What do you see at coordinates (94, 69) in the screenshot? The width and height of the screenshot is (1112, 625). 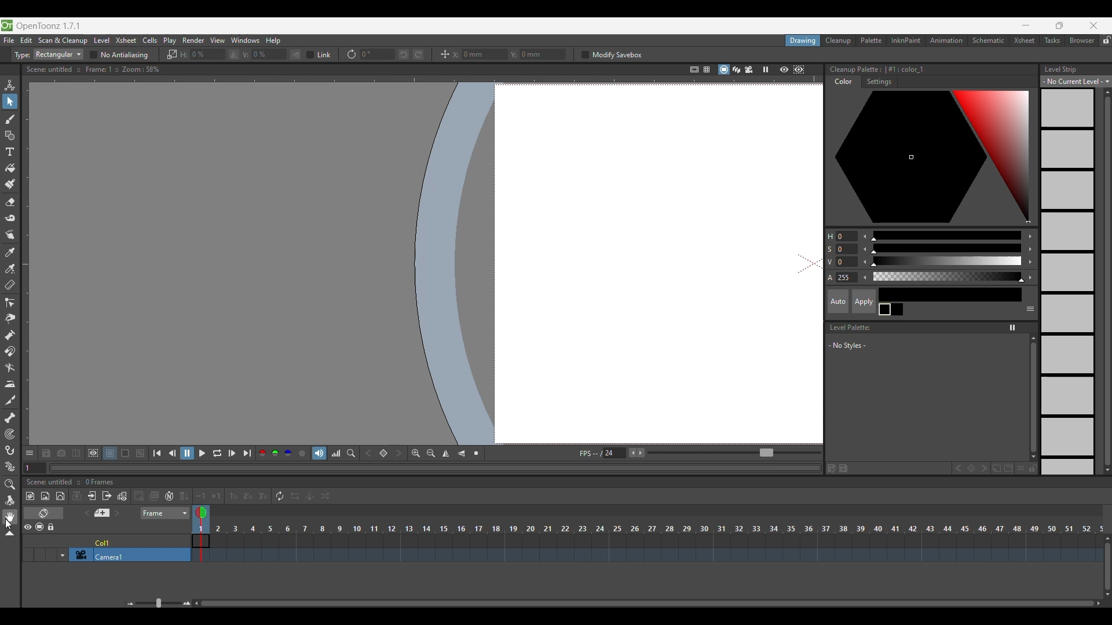 I see `Scene information` at bounding box center [94, 69].